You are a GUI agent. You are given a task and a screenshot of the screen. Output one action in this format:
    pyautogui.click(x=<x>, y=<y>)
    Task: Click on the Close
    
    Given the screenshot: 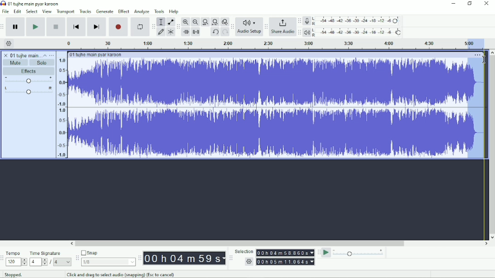 What is the action you would take?
    pyautogui.click(x=487, y=3)
    